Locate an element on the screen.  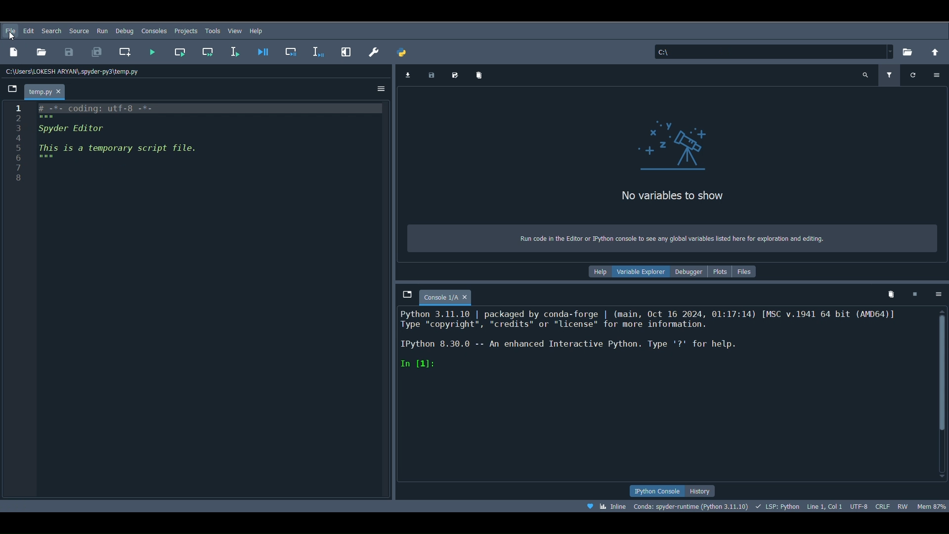
Scrollbar is located at coordinates (944, 394).